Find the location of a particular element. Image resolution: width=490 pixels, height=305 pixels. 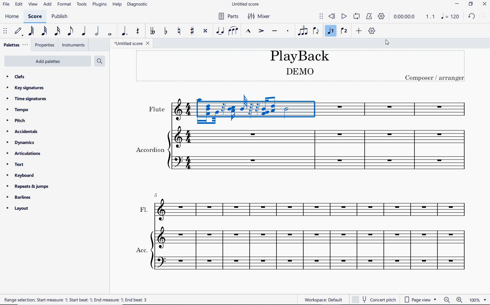

undo is located at coordinates (471, 17).